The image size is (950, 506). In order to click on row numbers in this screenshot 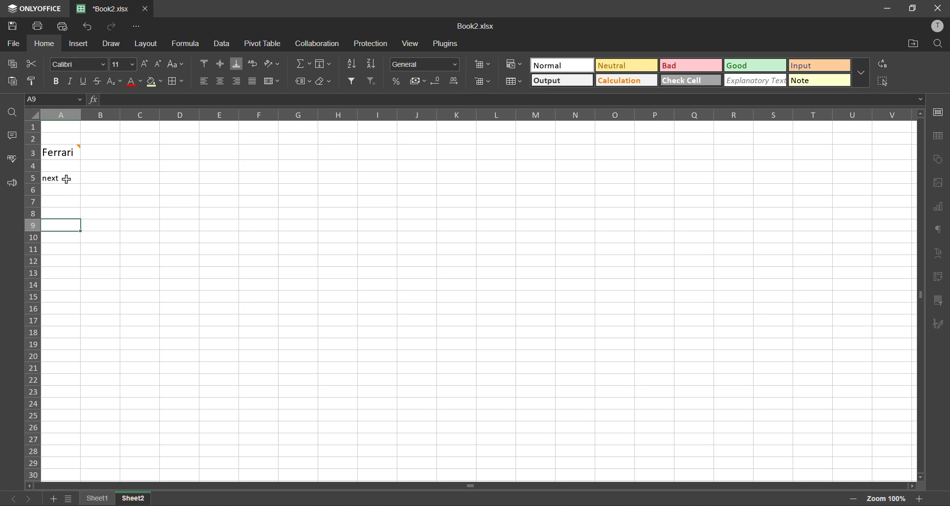, I will do `click(31, 301)`.